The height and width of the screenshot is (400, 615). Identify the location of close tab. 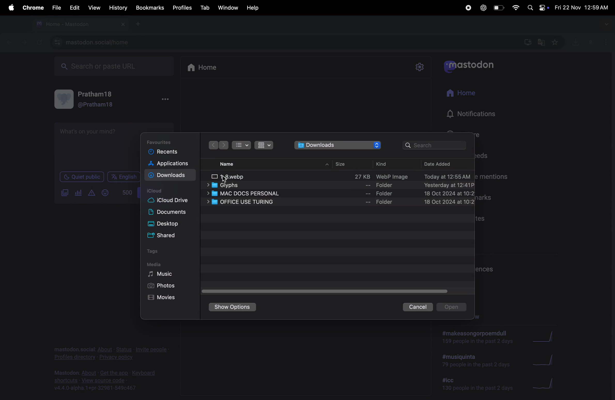
(124, 24).